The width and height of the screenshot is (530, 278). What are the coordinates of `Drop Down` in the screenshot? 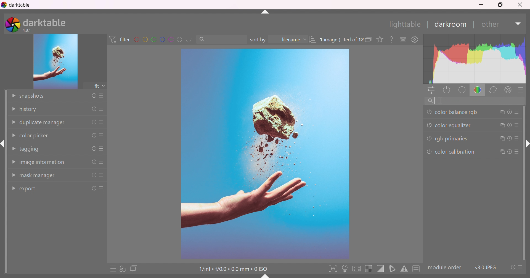 It's located at (14, 148).